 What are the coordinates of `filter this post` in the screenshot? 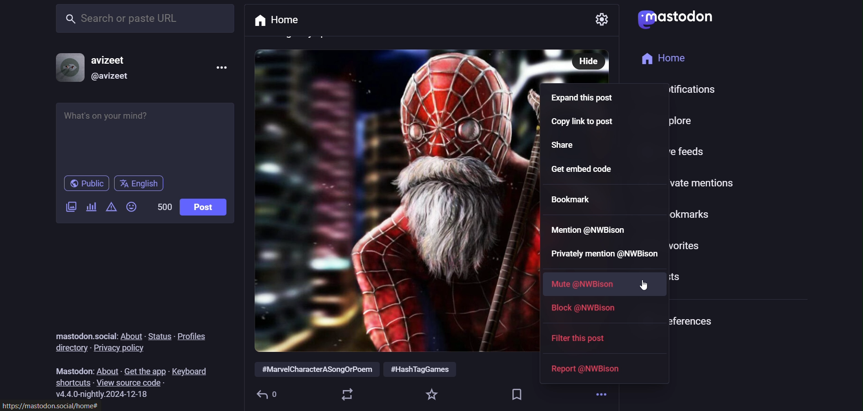 It's located at (585, 338).